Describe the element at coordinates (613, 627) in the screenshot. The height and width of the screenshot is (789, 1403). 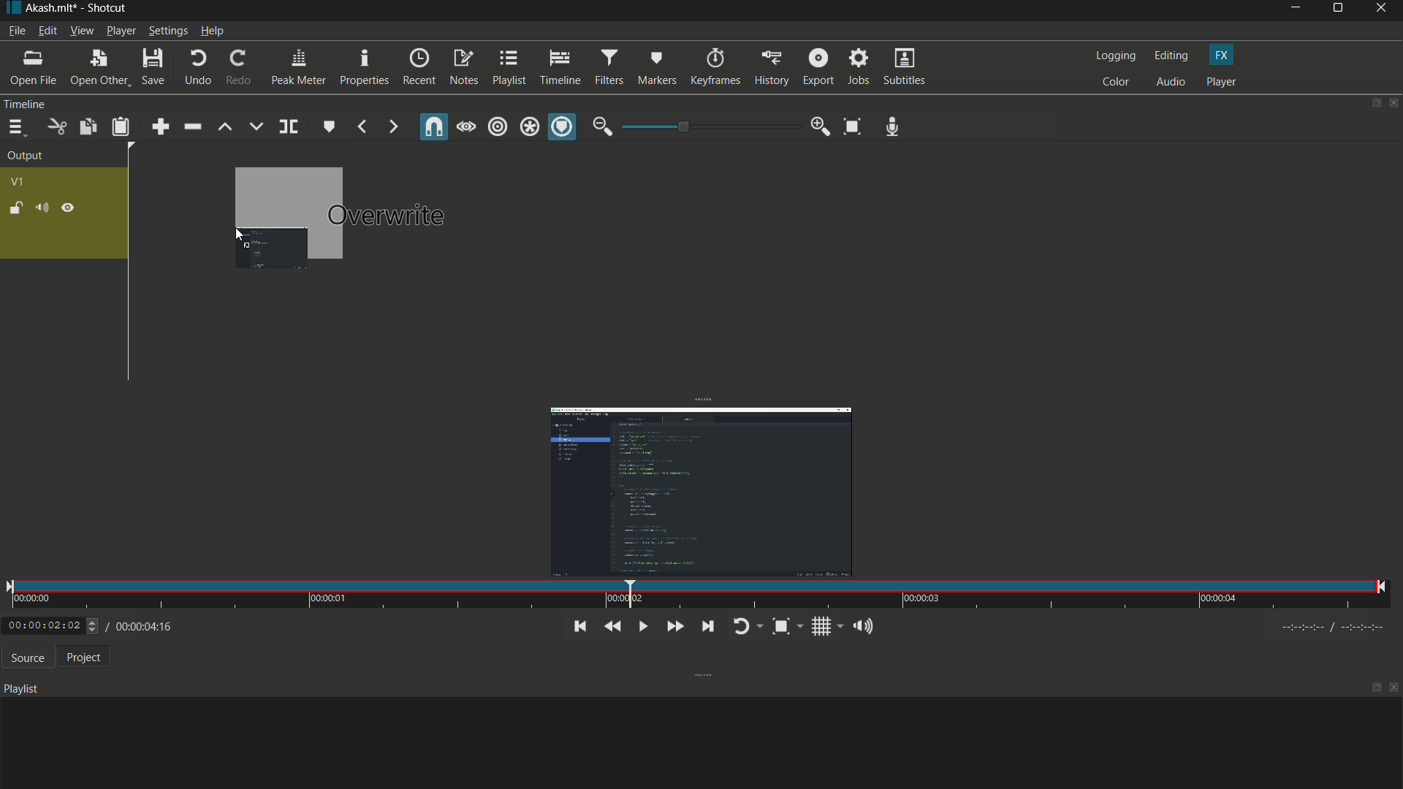
I see `quickly play backward` at that location.